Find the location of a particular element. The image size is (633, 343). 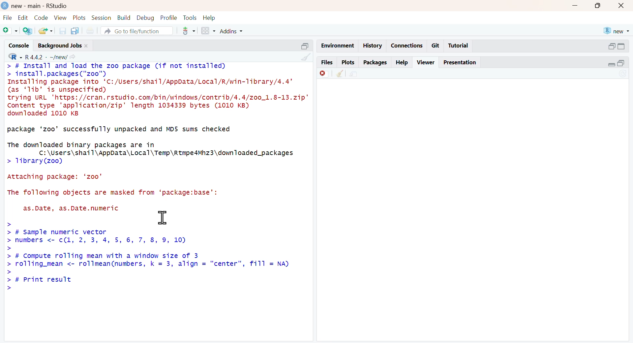

help is located at coordinates (403, 63).